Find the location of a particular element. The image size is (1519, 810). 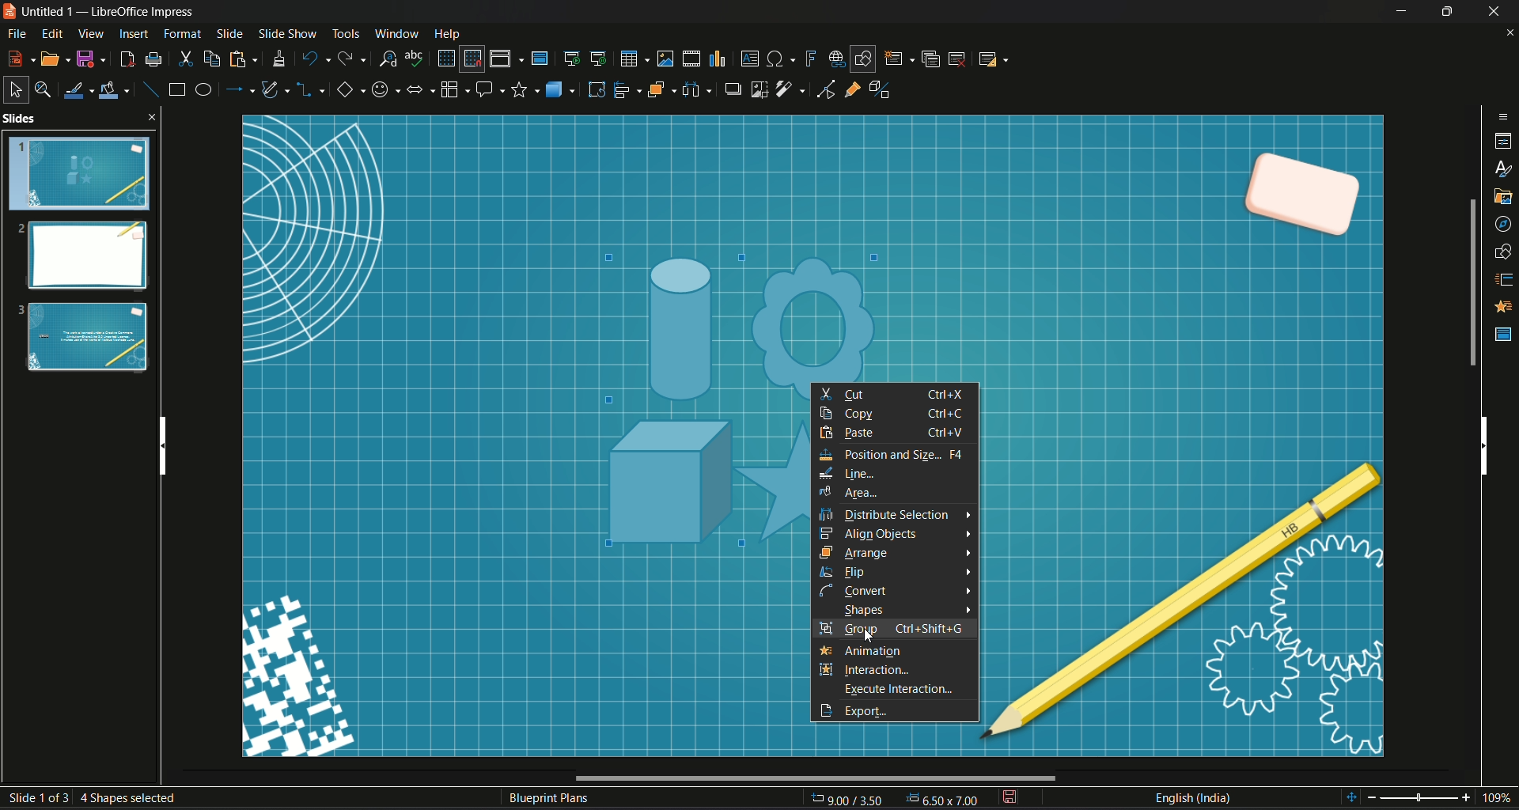

insert special character is located at coordinates (782, 58).